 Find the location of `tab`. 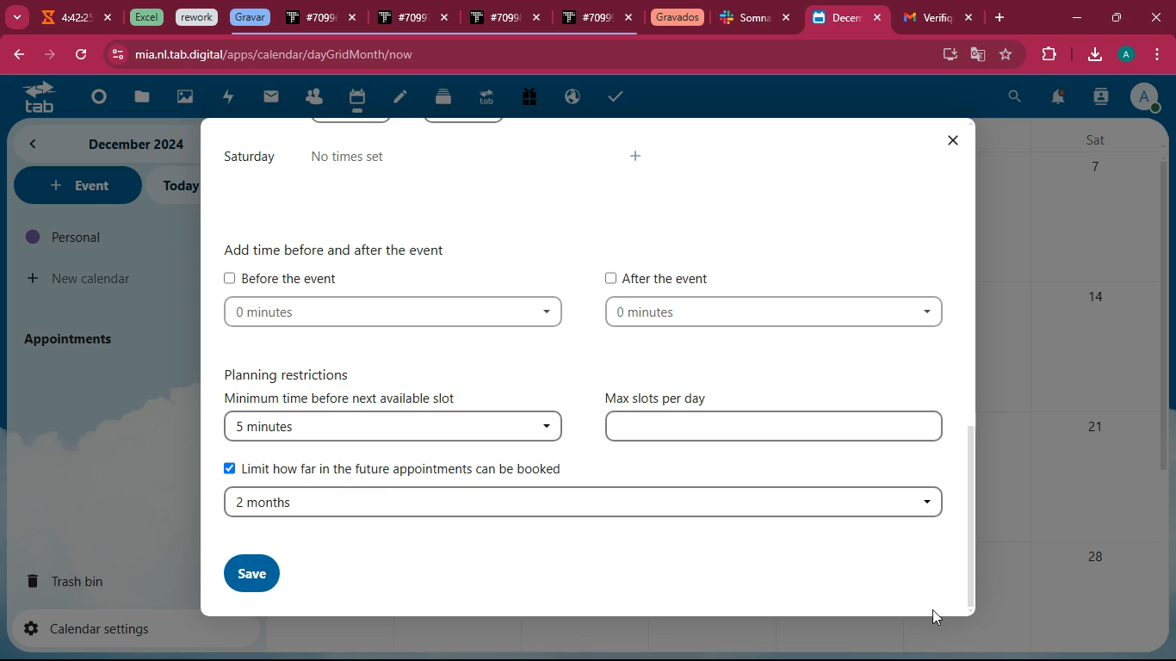

tab is located at coordinates (486, 100).